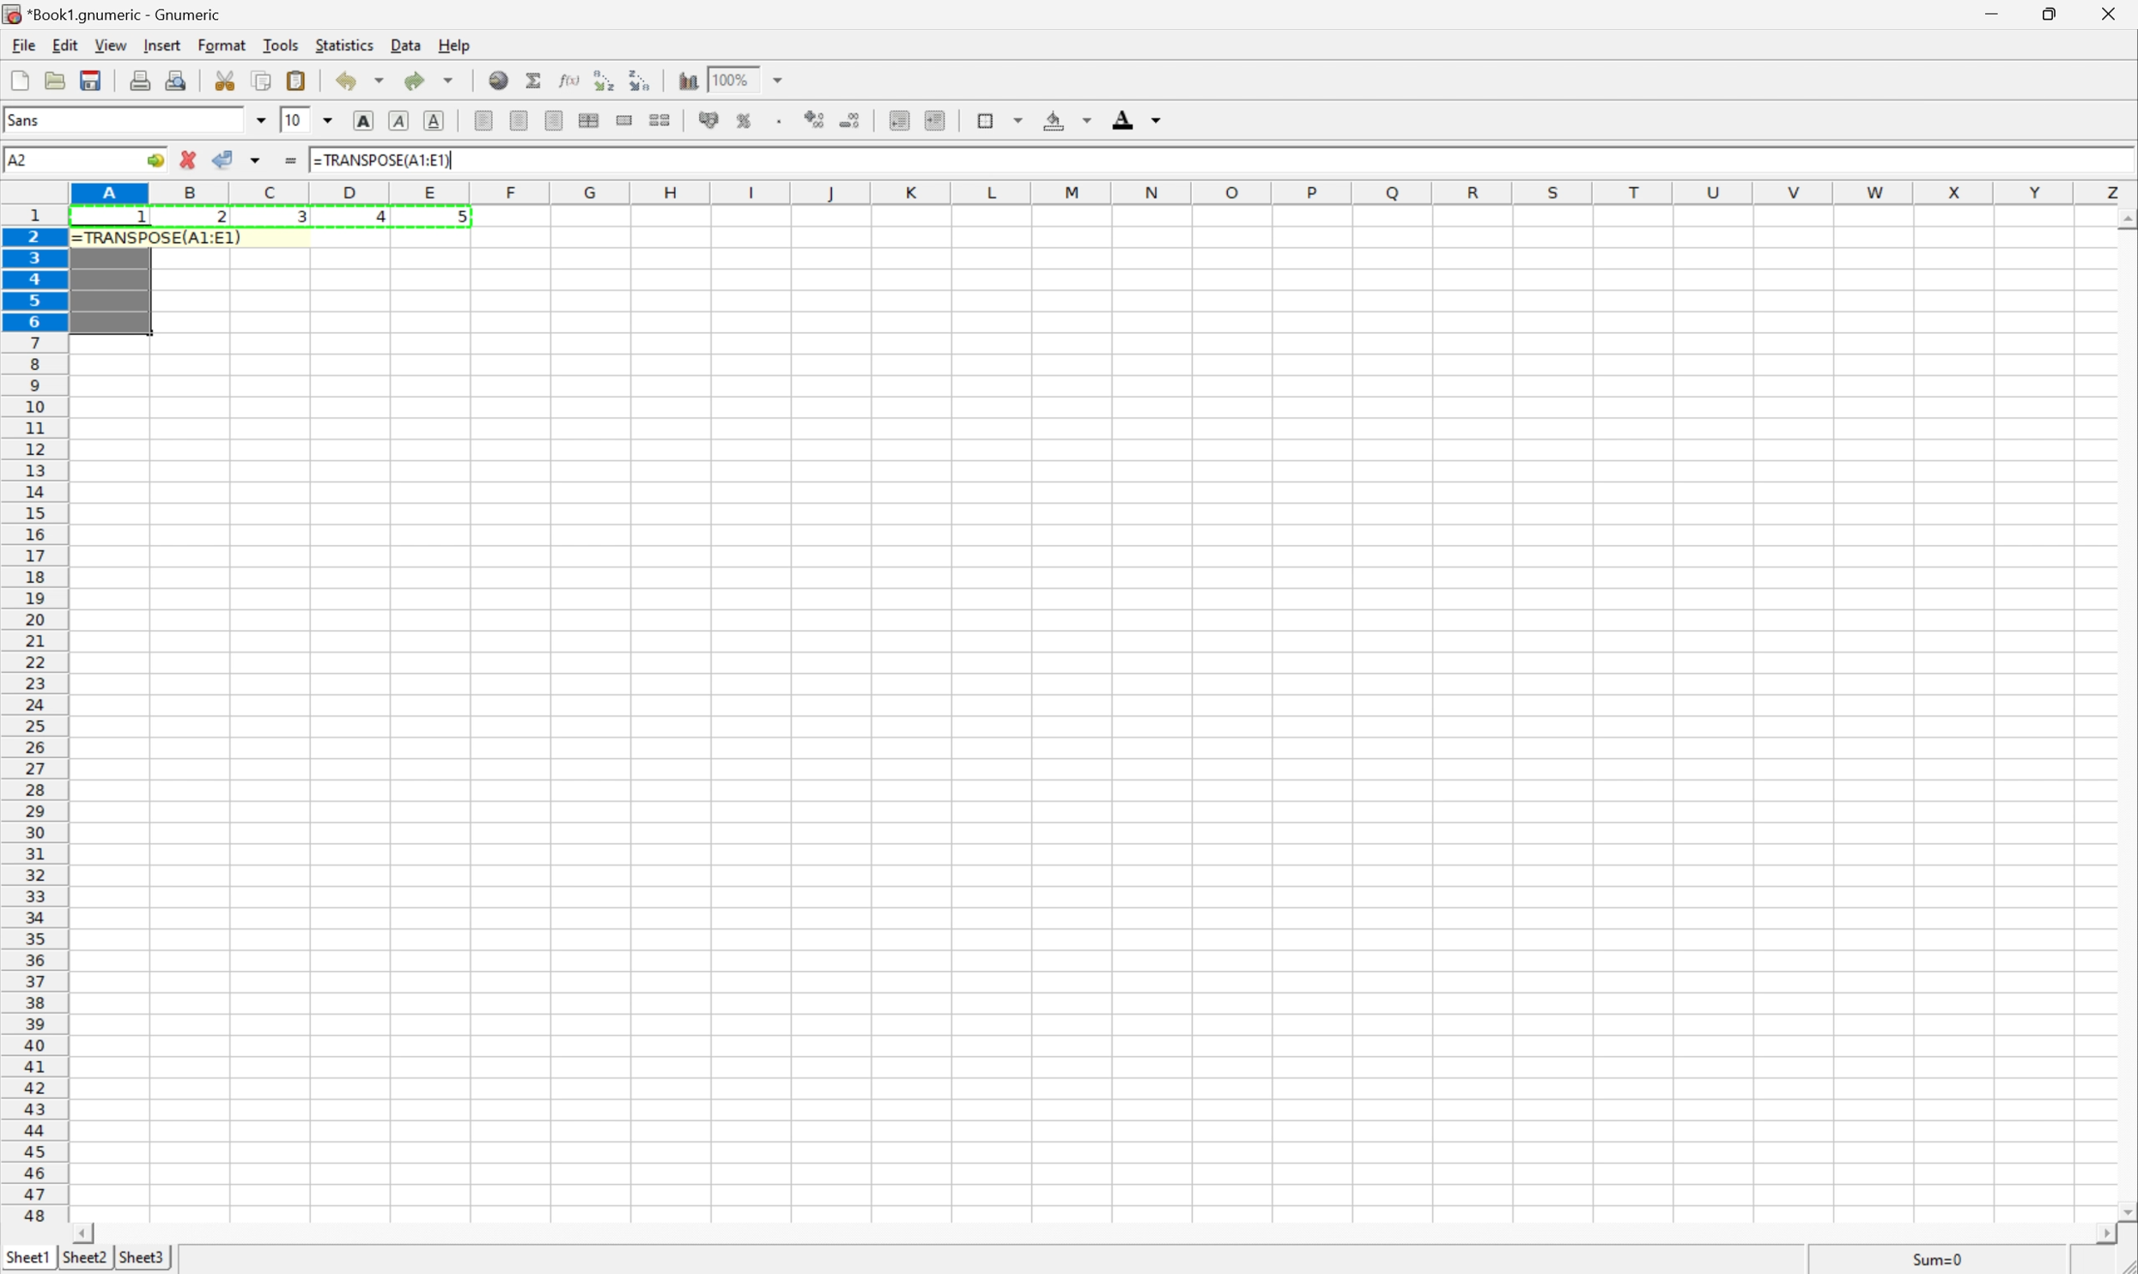 The image size is (2138, 1274). Describe the element at coordinates (361, 79) in the screenshot. I see `undo` at that location.